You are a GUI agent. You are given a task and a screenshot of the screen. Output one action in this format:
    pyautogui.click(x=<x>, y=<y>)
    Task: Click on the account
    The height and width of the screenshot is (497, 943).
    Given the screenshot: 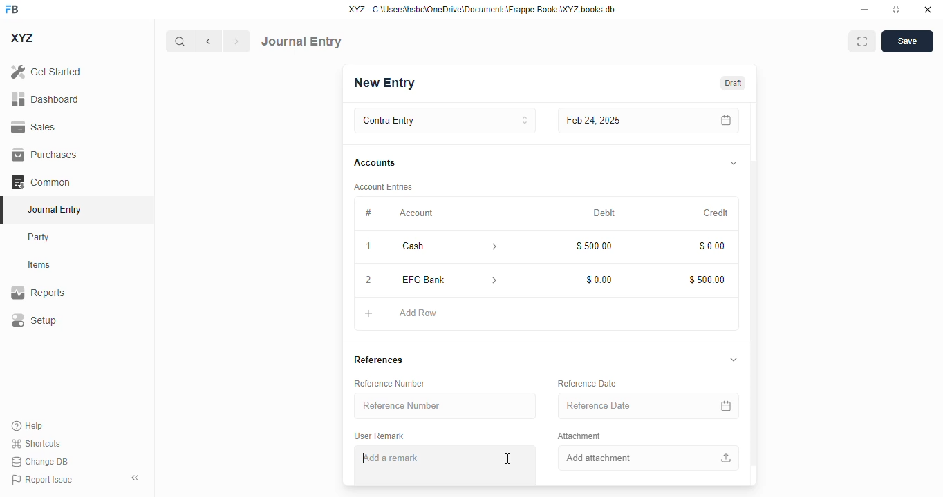 What is the action you would take?
    pyautogui.click(x=416, y=213)
    